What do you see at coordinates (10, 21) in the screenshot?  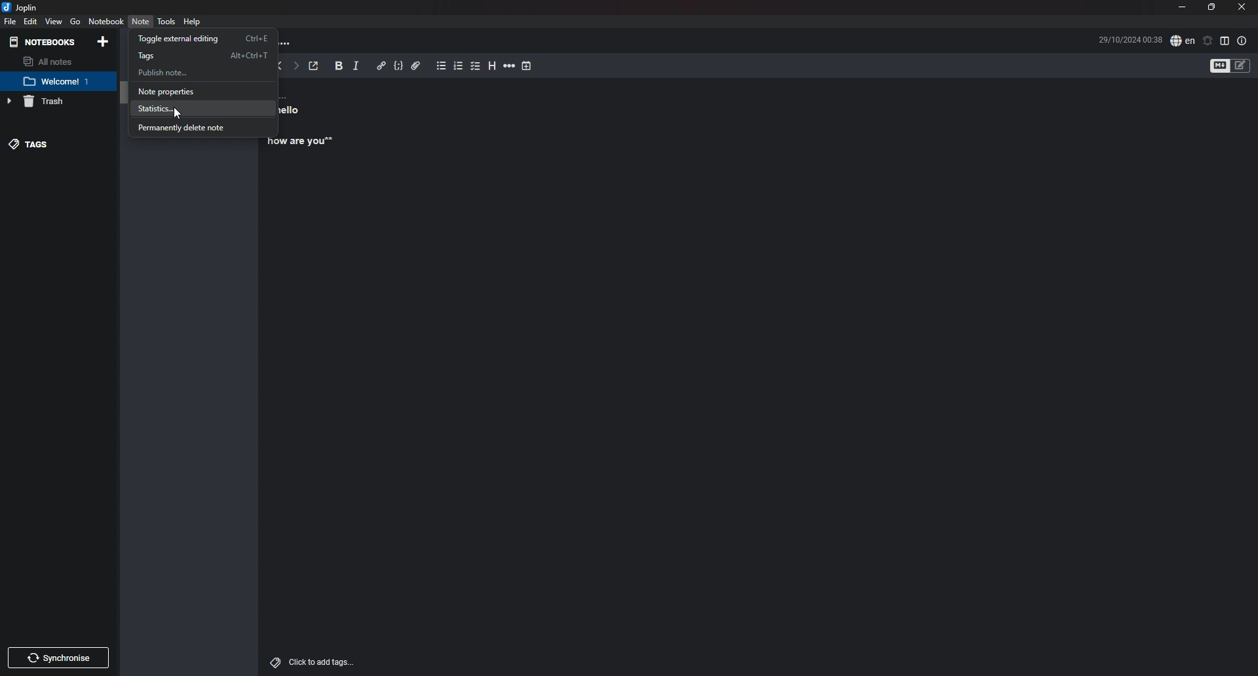 I see `File` at bounding box center [10, 21].